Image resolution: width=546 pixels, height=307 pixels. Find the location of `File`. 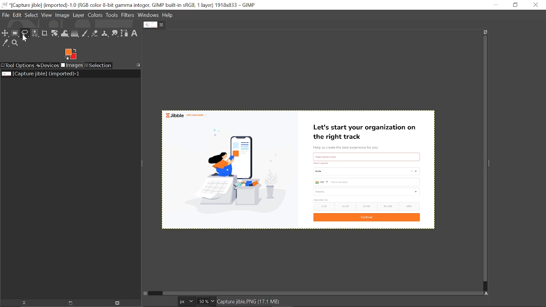

File is located at coordinates (6, 15).